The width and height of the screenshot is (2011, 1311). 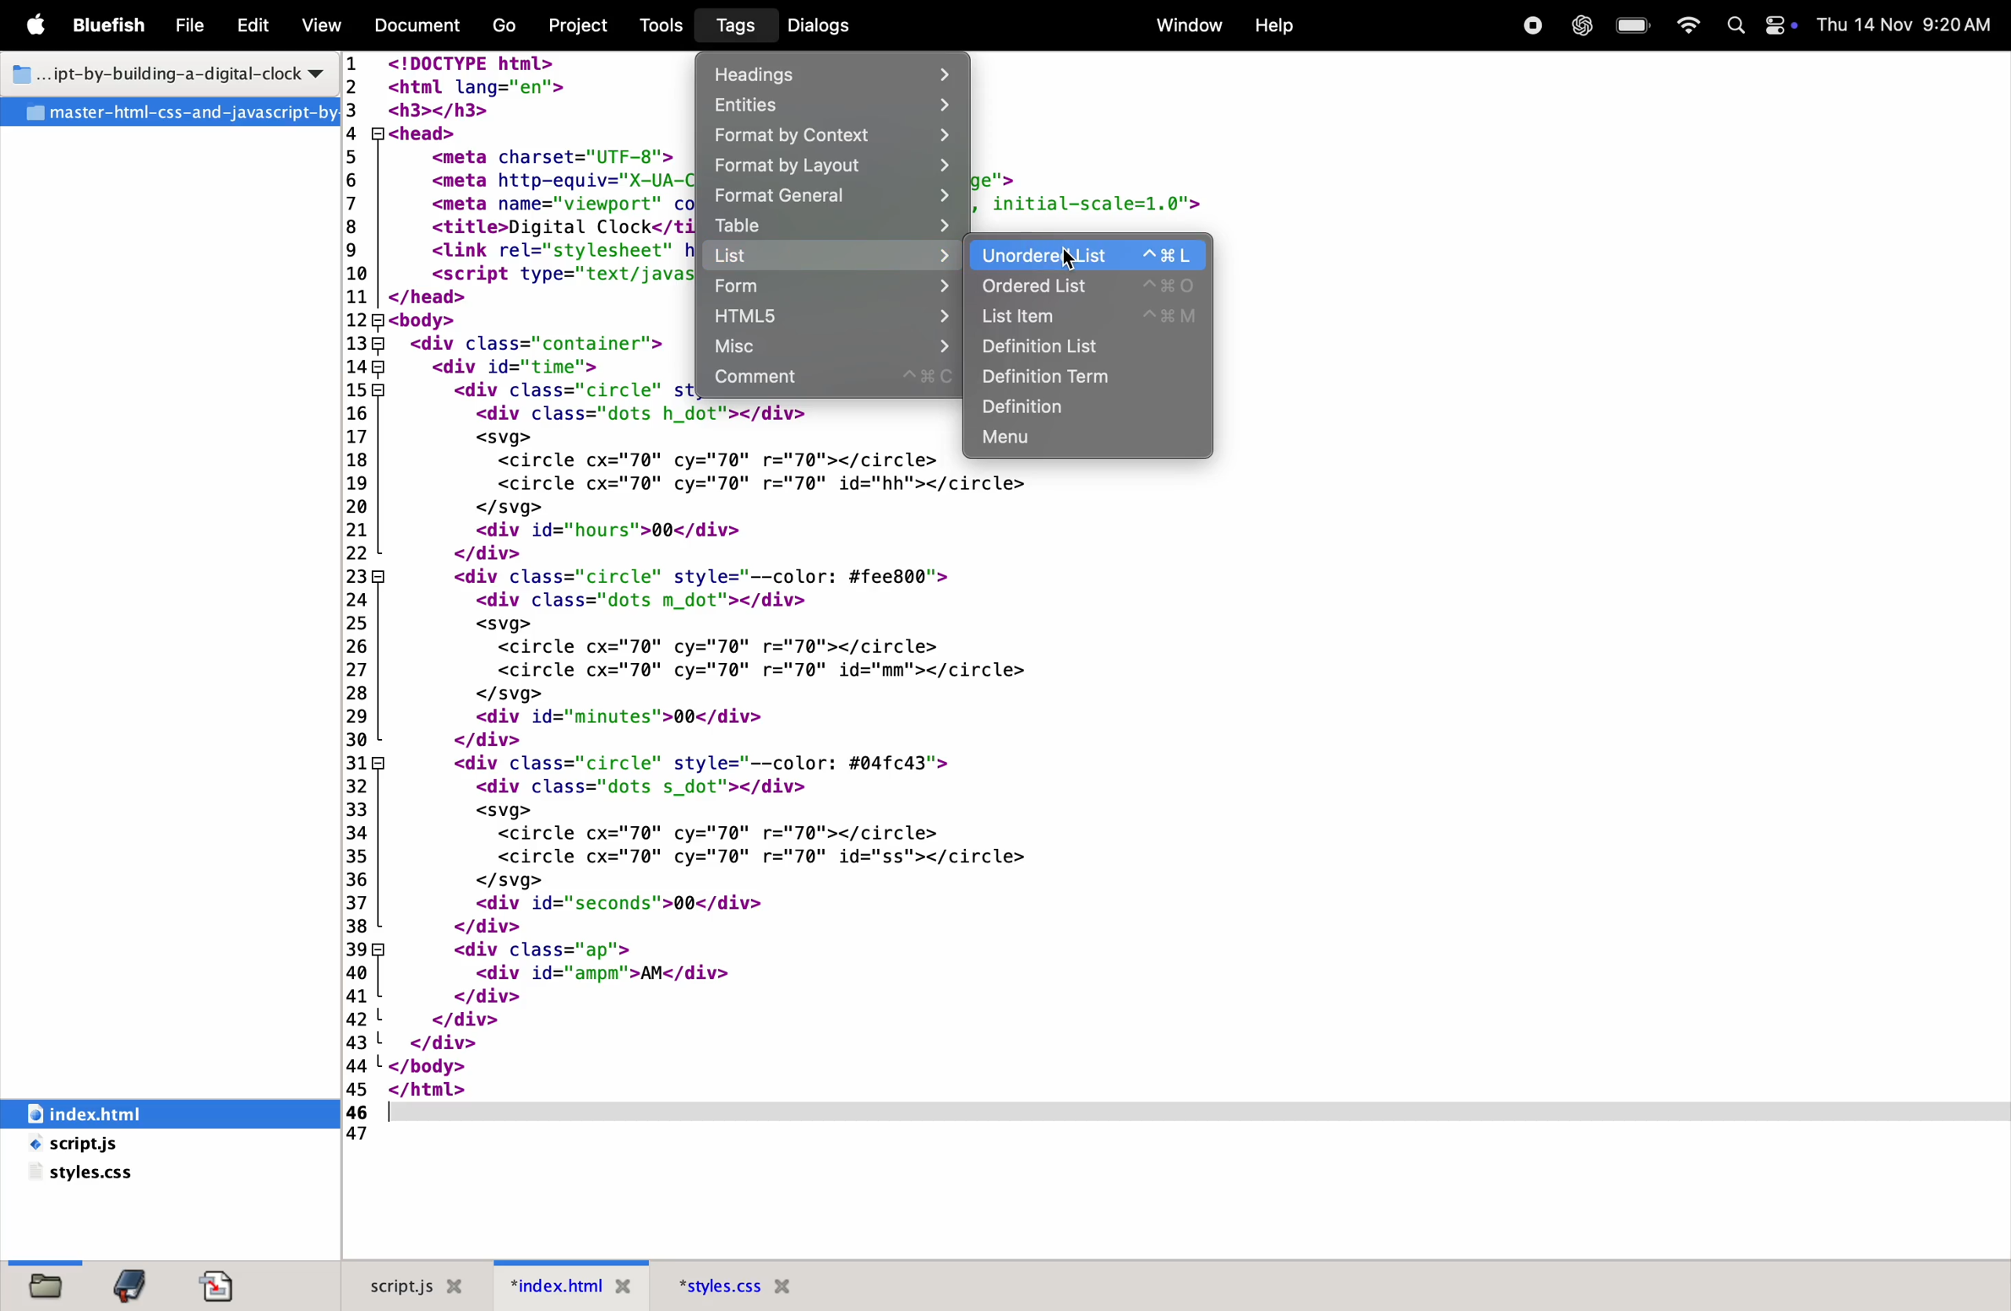 What do you see at coordinates (837, 72) in the screenshot?
I see `heading` at bounding box center [837, 72].